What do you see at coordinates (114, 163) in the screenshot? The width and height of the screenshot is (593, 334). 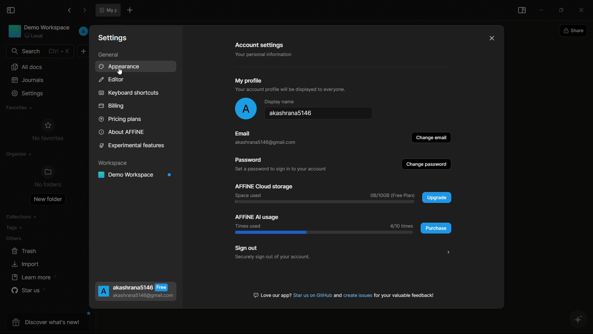 I see `workspace` at bounding box center [114, 163].